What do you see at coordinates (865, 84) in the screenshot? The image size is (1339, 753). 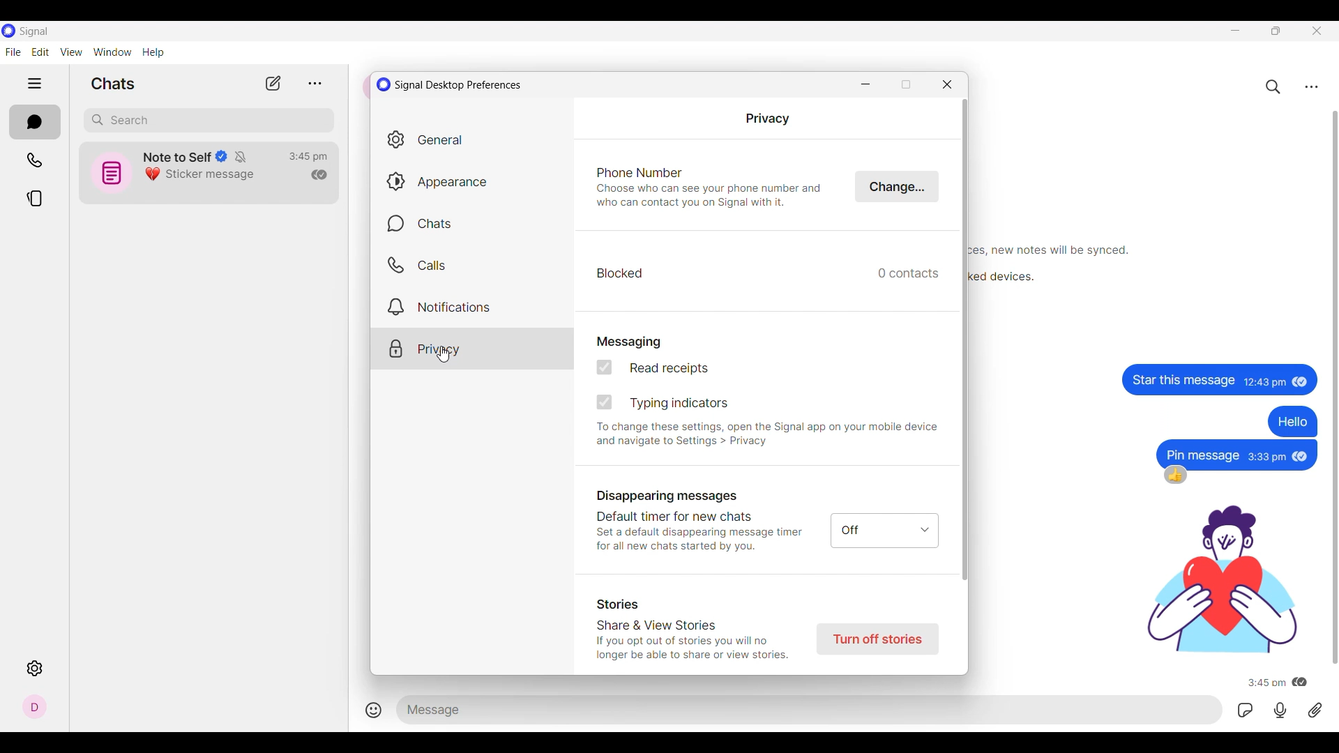 I see `Minimize window ` at bounding box center [865, 84].